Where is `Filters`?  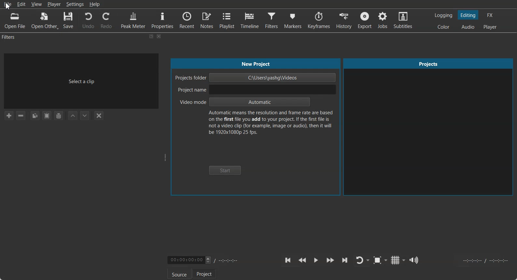
Filters is located at coordinates (272, 20).